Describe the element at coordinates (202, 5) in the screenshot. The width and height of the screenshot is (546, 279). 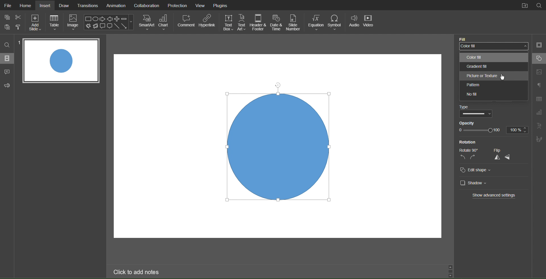
I see `View` at that location.